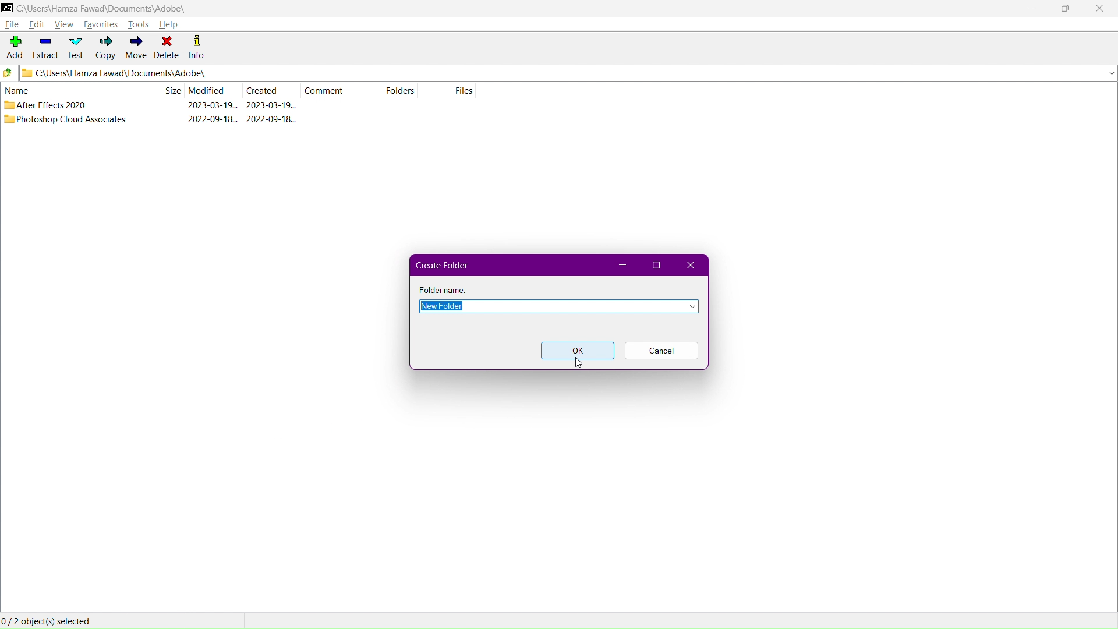  I want to click on Maximize, so click(1064, 9).